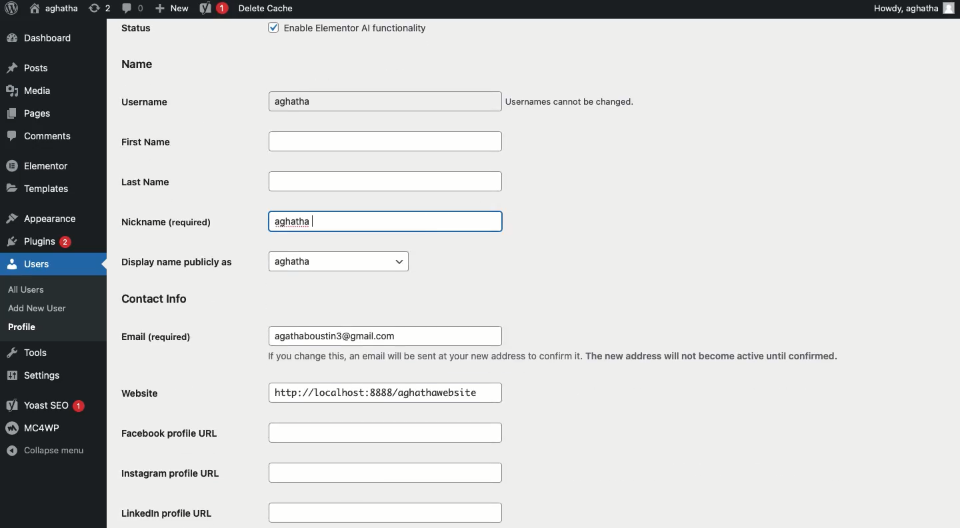  What do you see at coordinates (315, 101) in the screenshot?
I see `aghatha` at bounding box center [315, 101].